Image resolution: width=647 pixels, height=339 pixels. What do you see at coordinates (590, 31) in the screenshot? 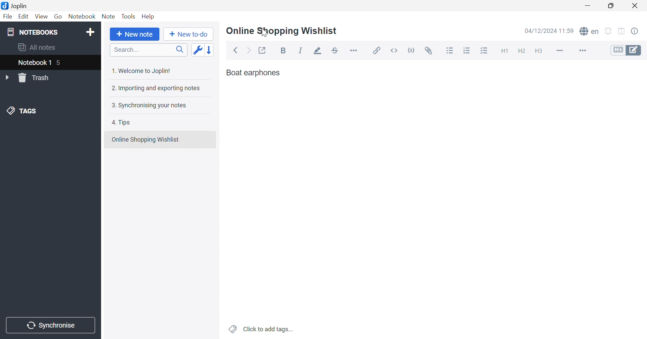
I see `Spell checker` at bounding box center [590, 31].